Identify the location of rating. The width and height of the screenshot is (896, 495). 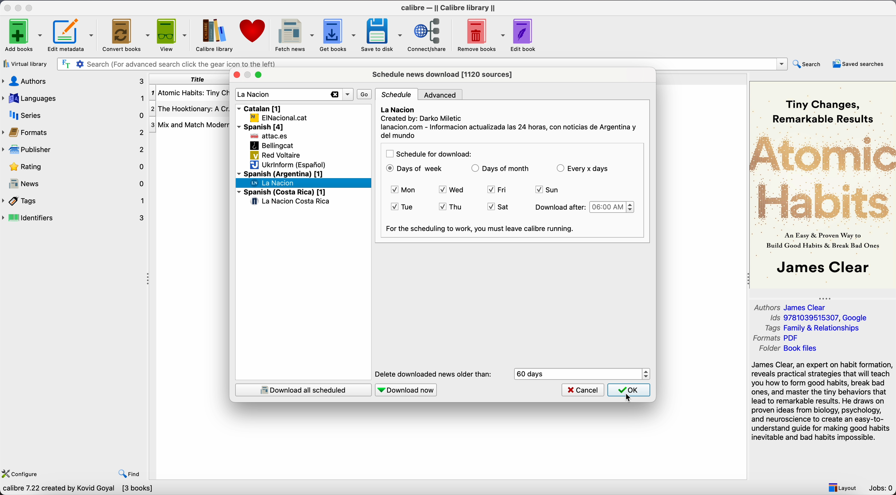
(73, 167).